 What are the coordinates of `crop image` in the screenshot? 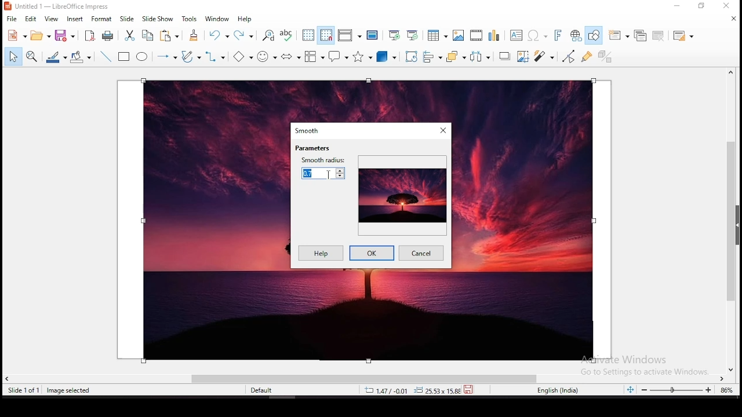 It's located at (524, 57).